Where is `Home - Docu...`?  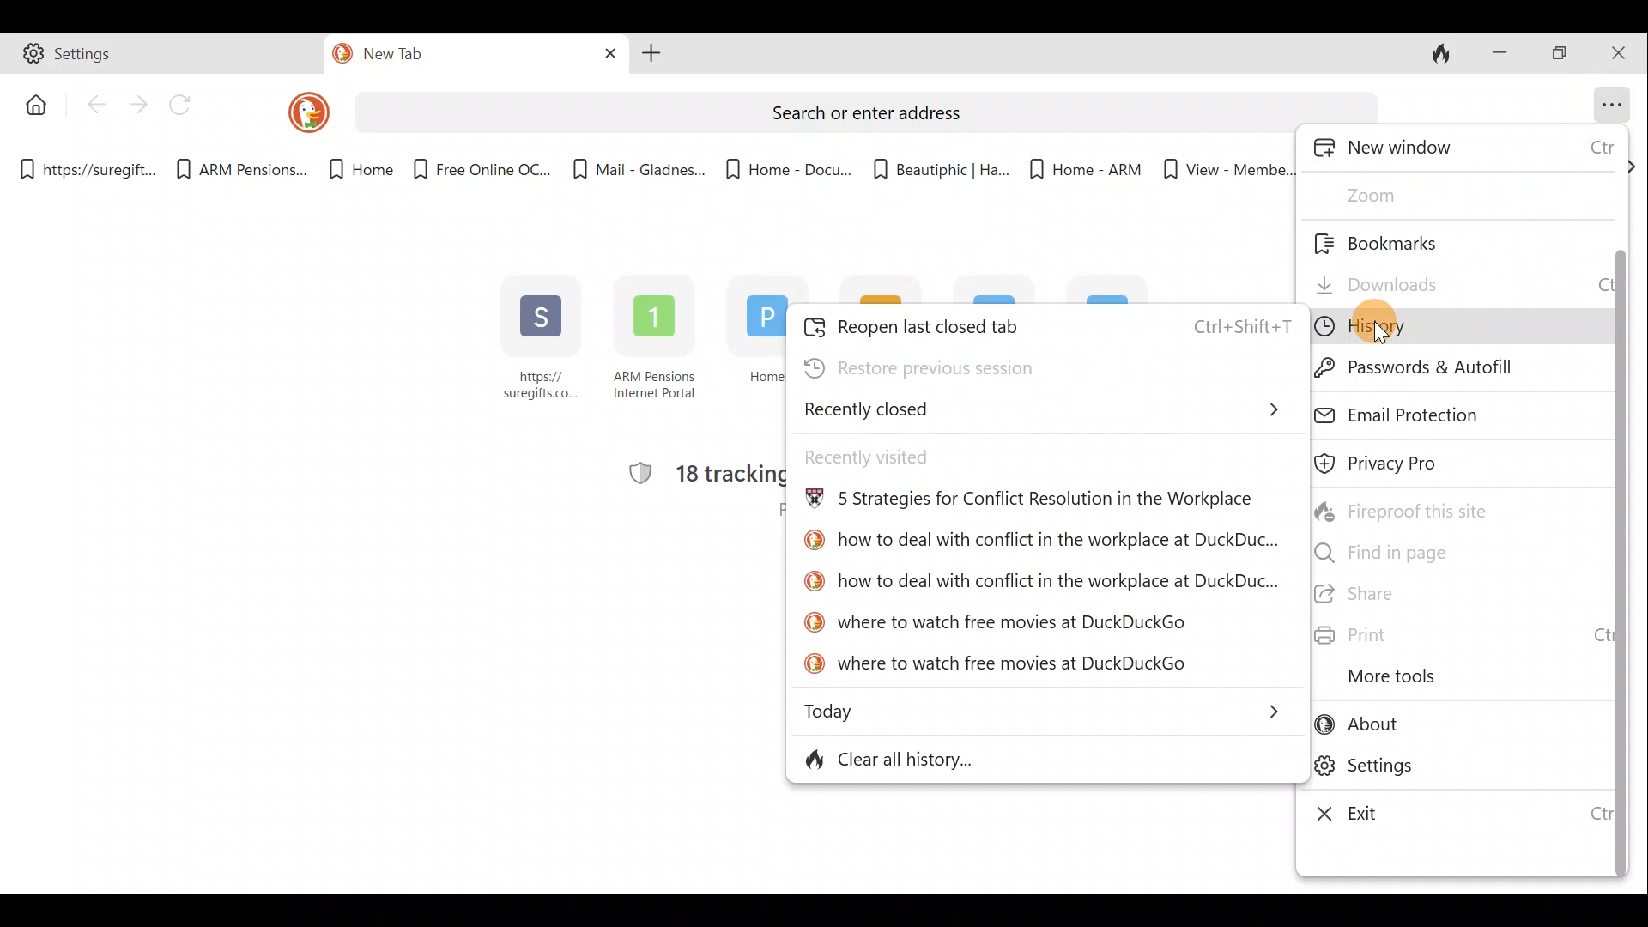
Home - Docu... is located at coordinates (787, 164).